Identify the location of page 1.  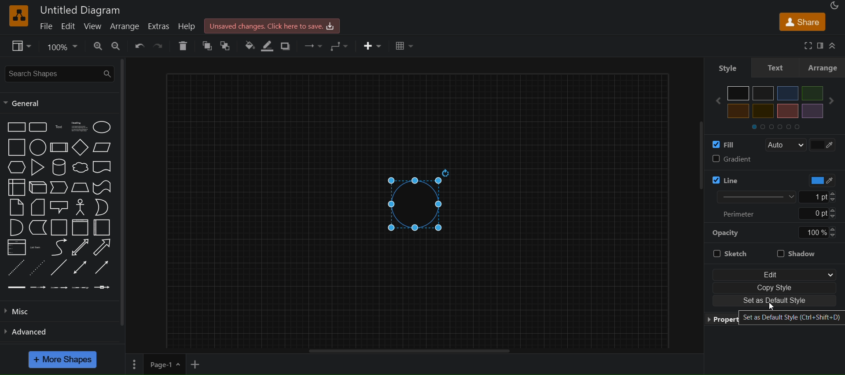
(154, 365).